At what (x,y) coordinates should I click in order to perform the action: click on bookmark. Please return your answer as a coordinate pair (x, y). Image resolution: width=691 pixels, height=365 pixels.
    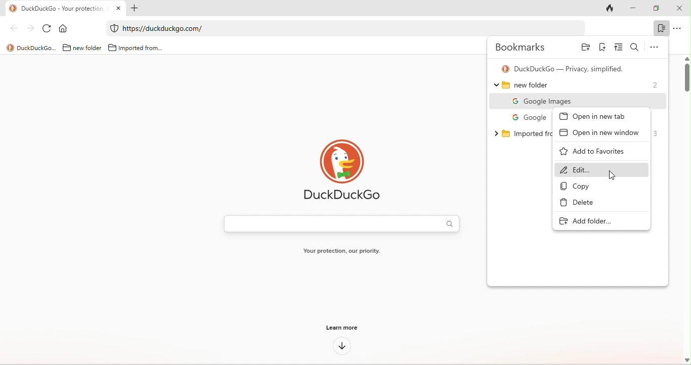
    Looking at the image, I should click on (660, 29).